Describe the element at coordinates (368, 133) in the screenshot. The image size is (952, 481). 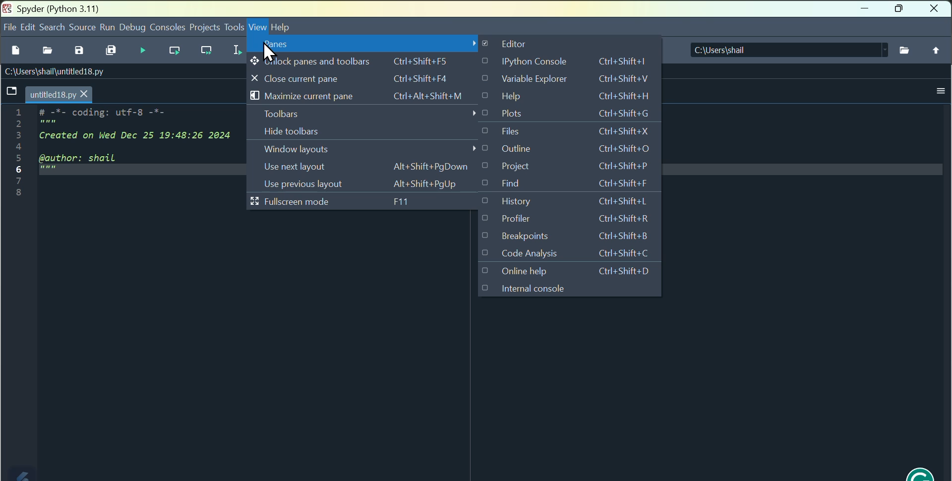
I see `Hide toolbars` at that location.